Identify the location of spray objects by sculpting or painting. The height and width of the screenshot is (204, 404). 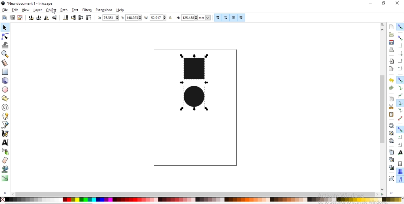
(5, 152).